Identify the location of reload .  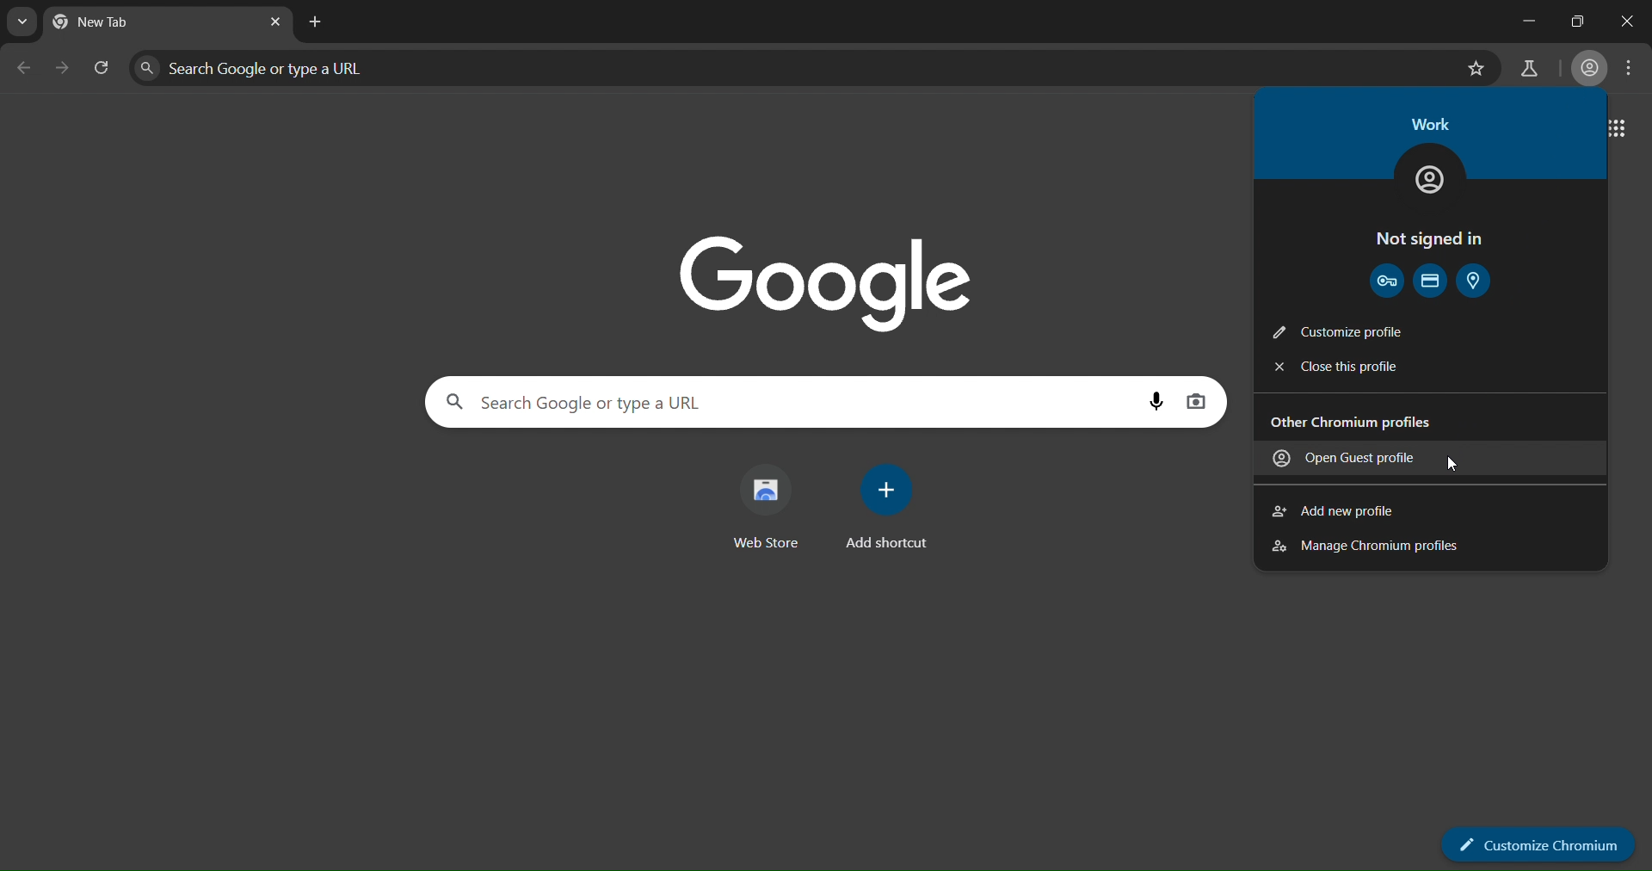
(59, 67).